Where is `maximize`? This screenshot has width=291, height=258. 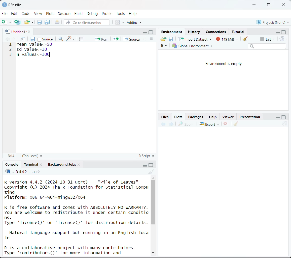
maximize is located at coordinates (284, 117).